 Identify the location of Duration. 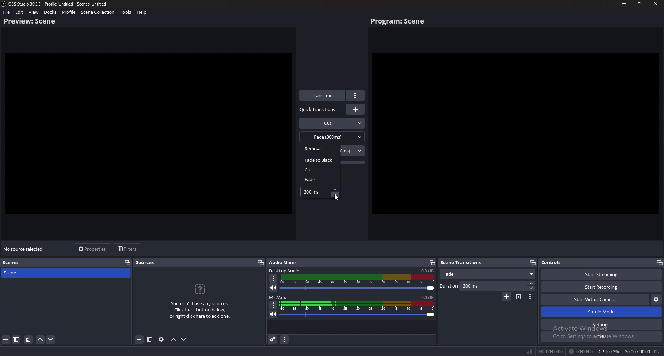
(487, 286).